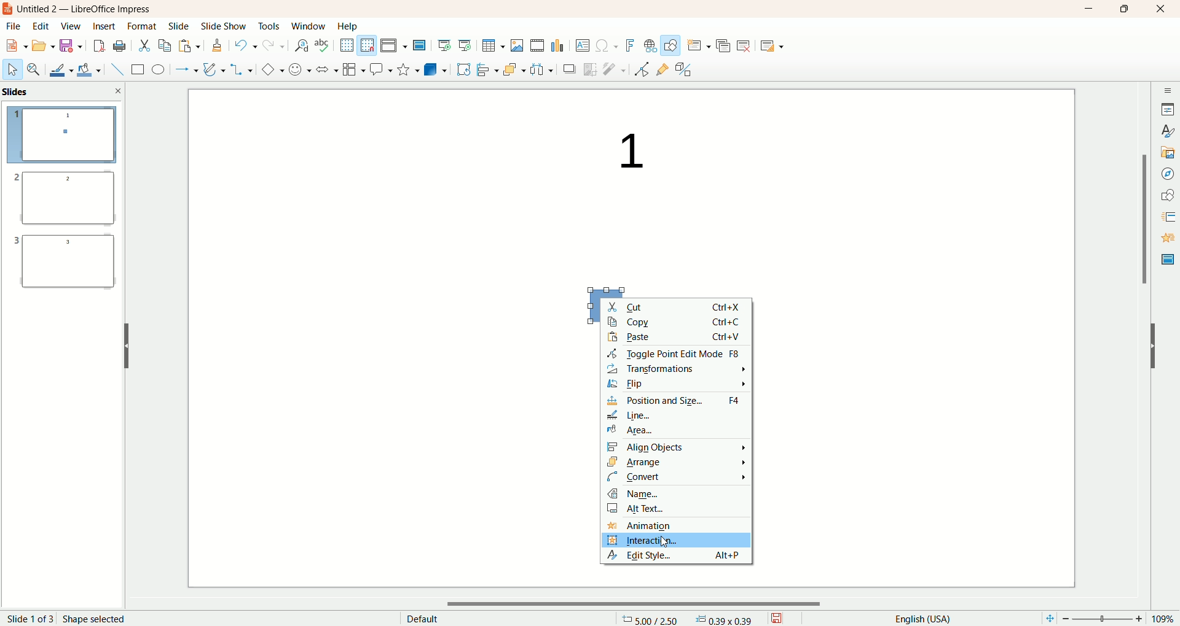 Image resolution: width=1180 pixels, height=626 pixels. I want to click on flip, so click(677, 384).